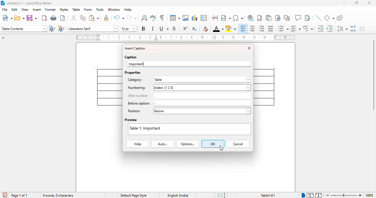  What do you see at coordinates (164, 28) in the screenshot?
I see `underline` at bounding box center [164, 28].